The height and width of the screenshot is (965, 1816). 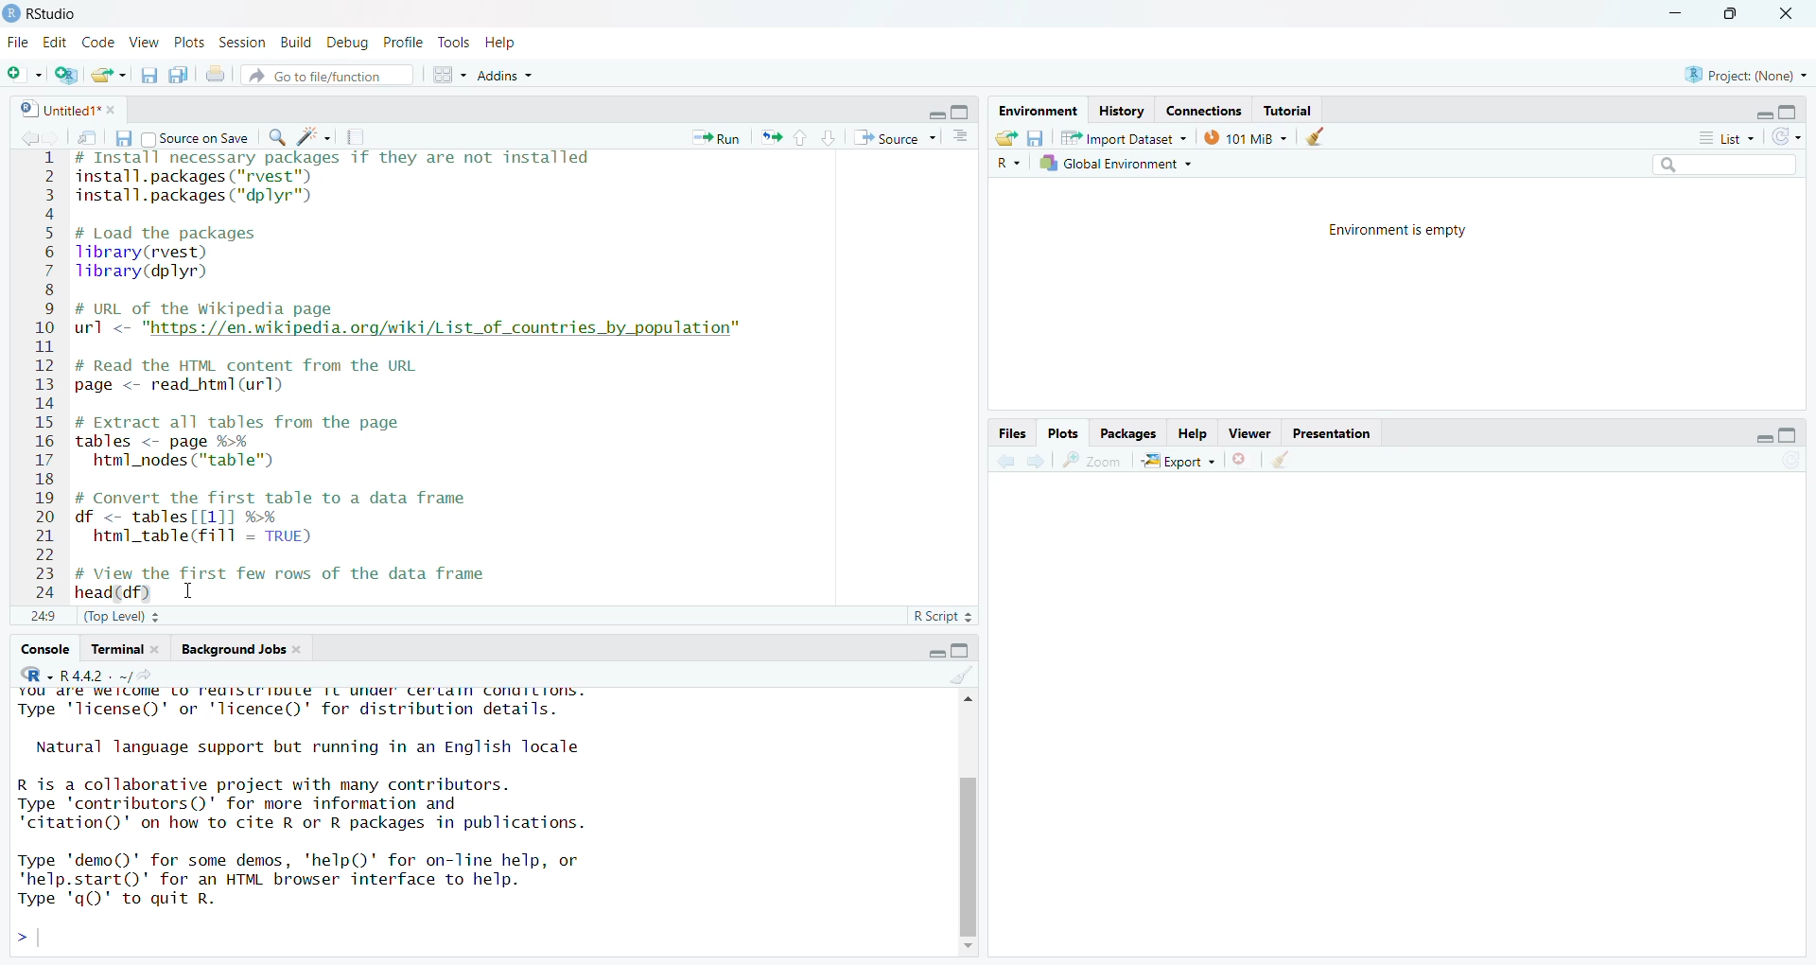 I want to click on print, so click(x=215, y=74).